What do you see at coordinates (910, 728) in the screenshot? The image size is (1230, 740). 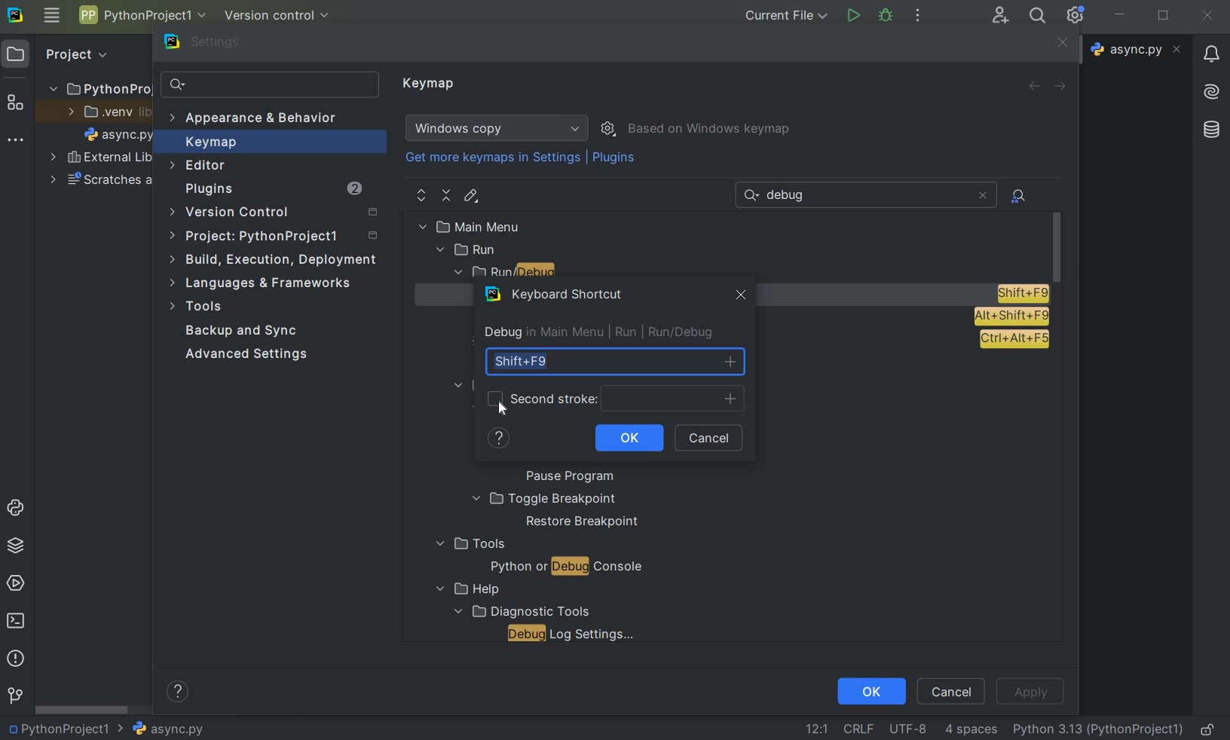 I see `file encoding` at bounding box center [910, 728].